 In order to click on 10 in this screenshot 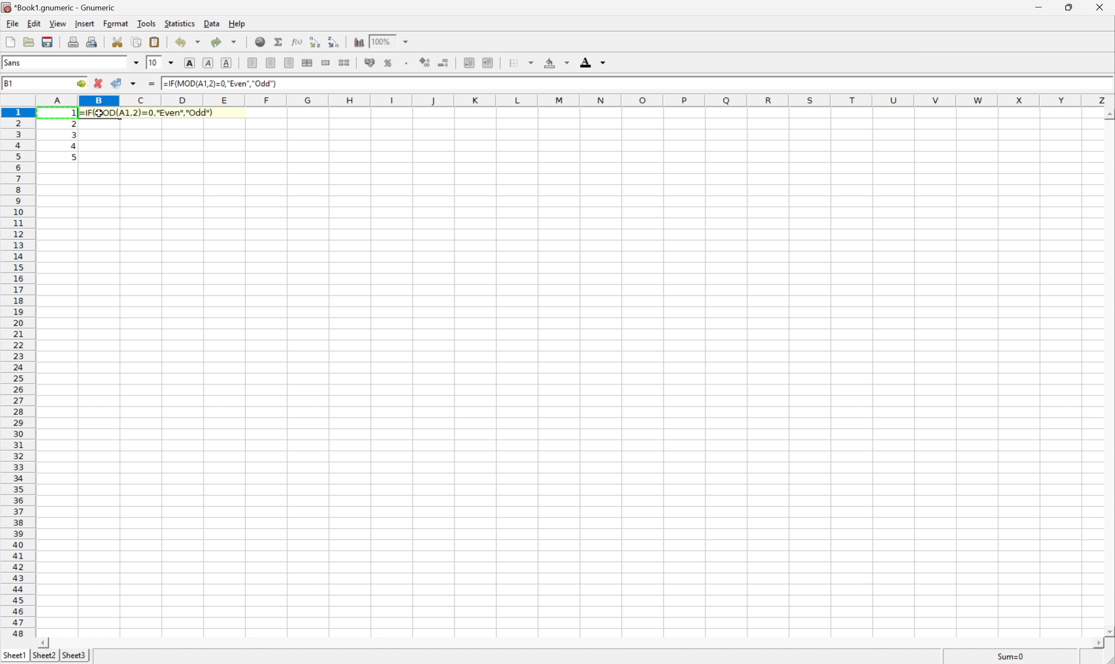, I will do `click(154, 63)`.